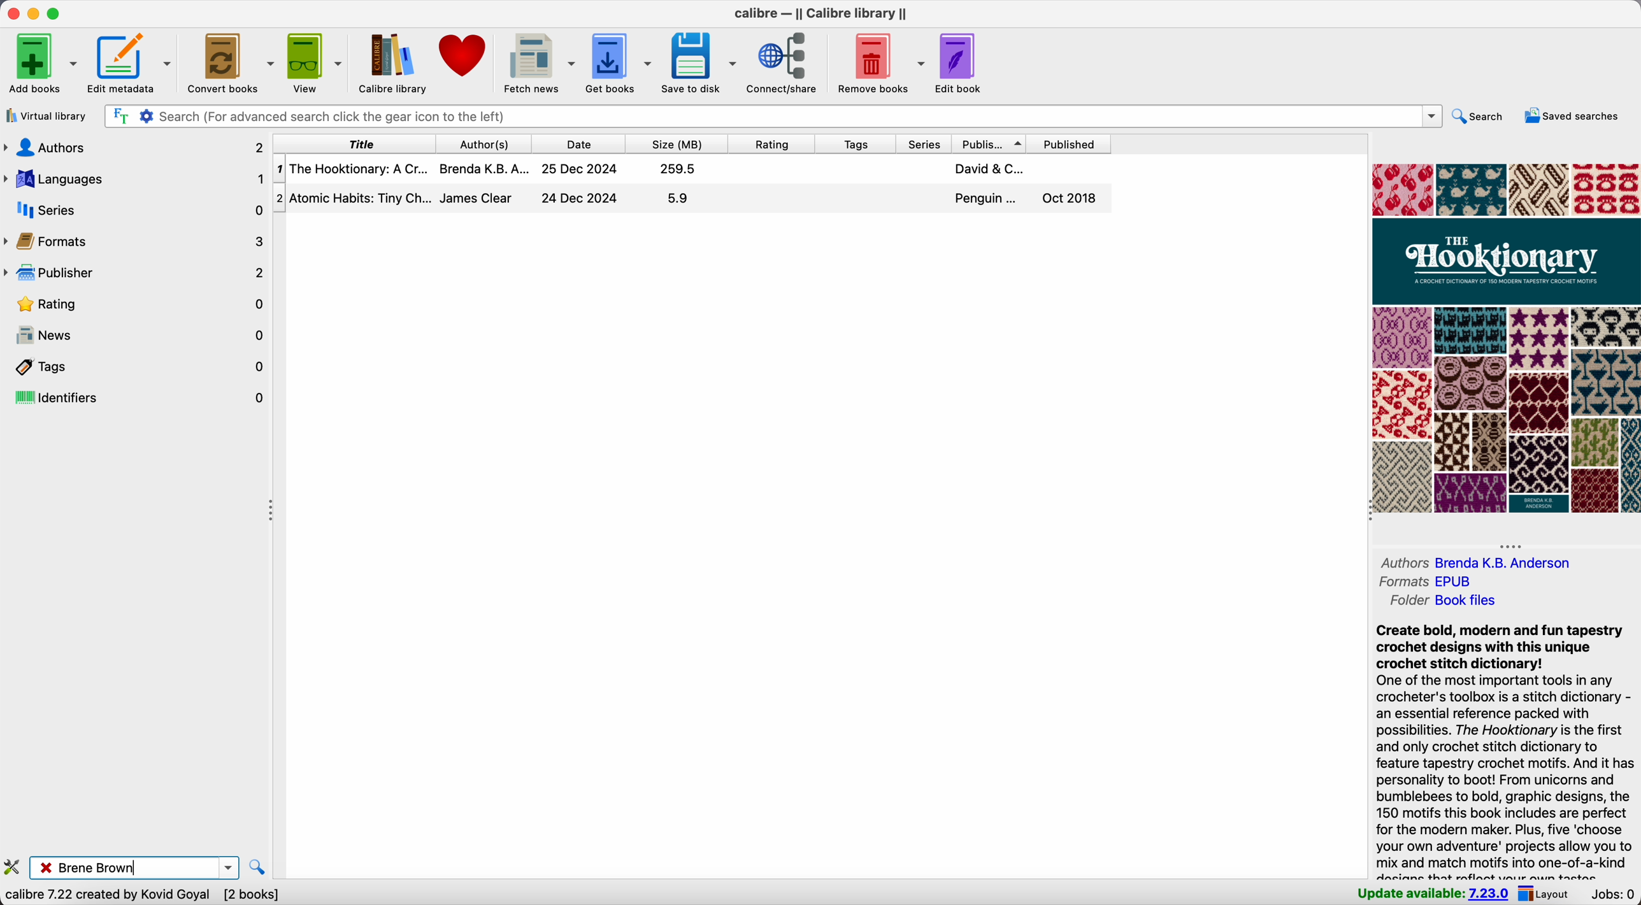 The image size is (1641, 905). I want to click on series, so click(924, 144).